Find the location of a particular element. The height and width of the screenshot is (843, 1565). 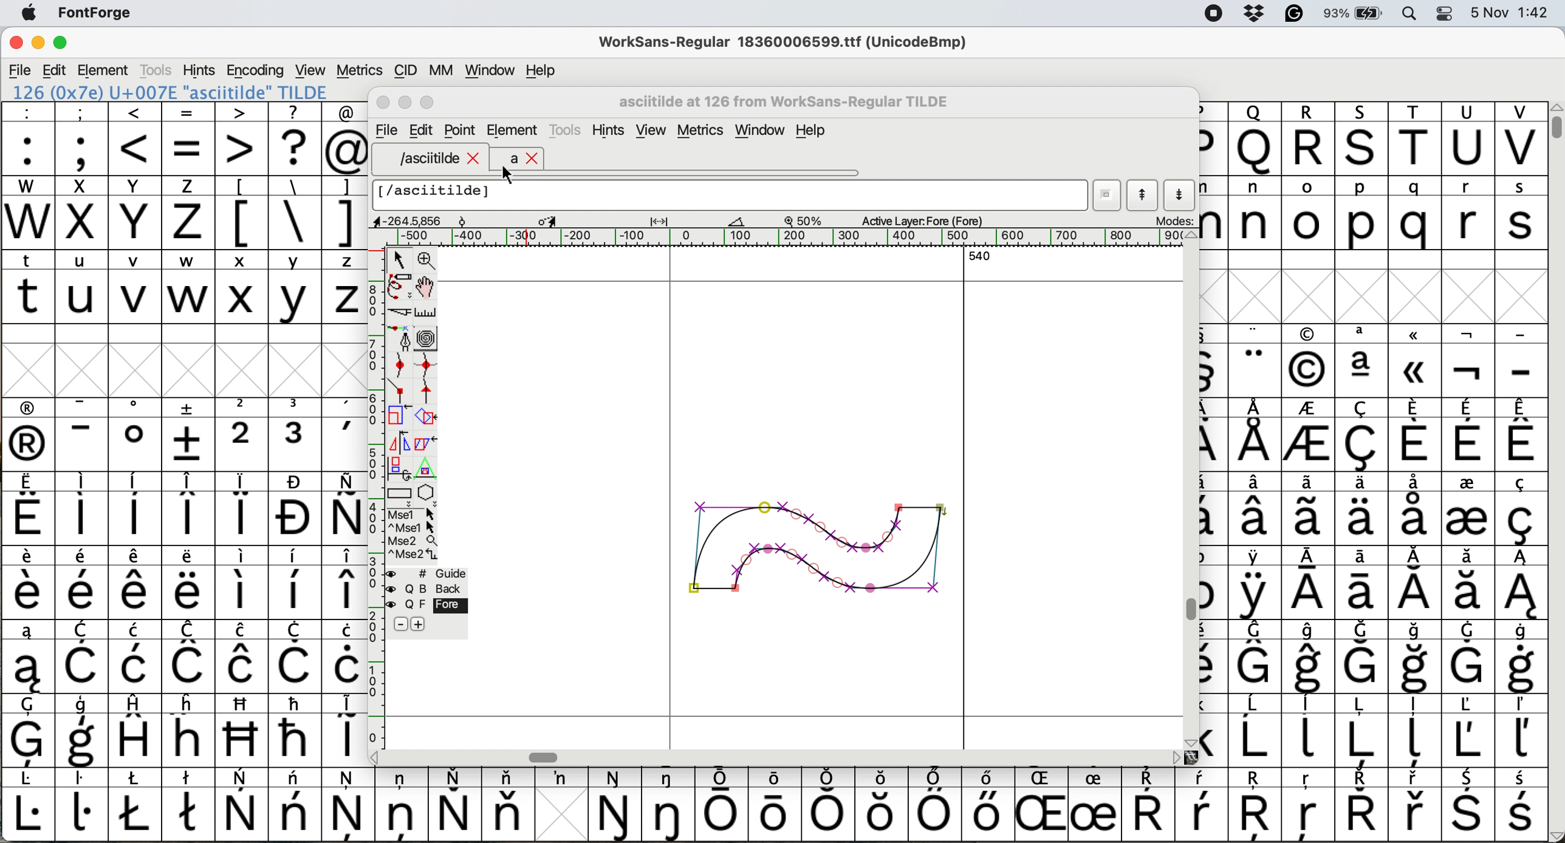

measure distance is located at coordinates (427, 313).